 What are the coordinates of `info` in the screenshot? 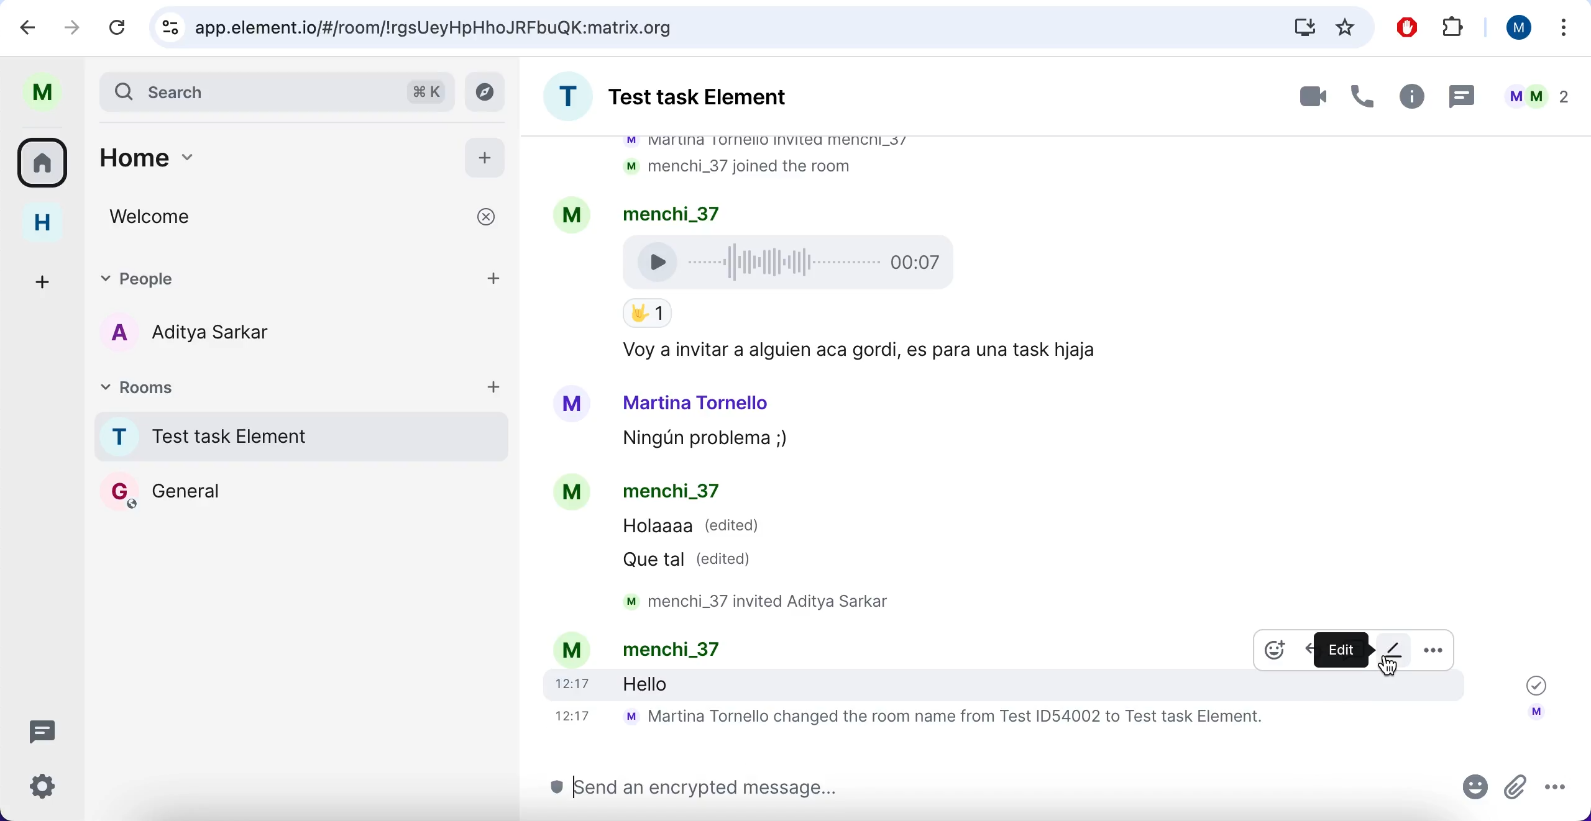 It's located at (1412, 99).